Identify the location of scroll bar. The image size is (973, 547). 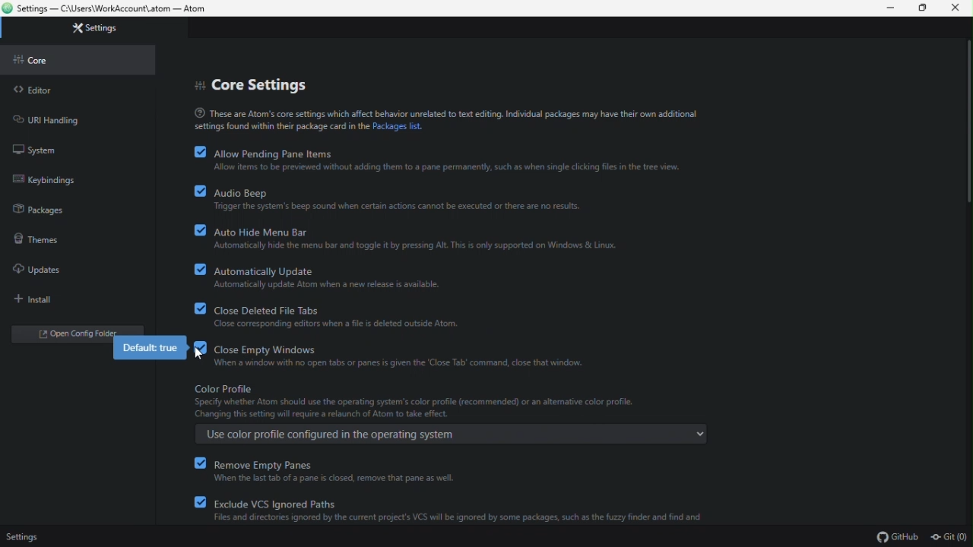
(966, 128).